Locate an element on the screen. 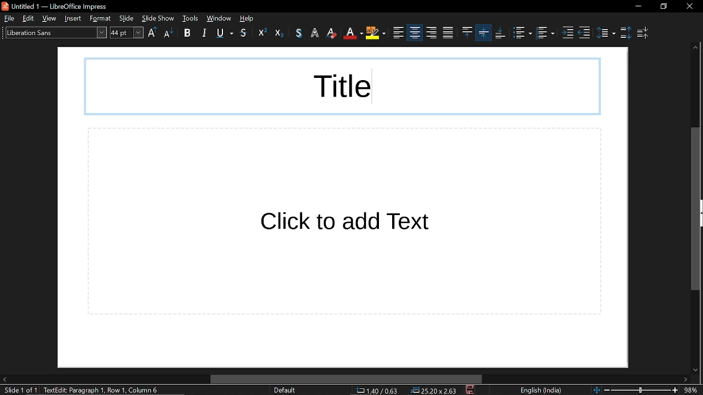 The height and width of the screenshot is (395, 703). language is located at coordinates (540, 391).